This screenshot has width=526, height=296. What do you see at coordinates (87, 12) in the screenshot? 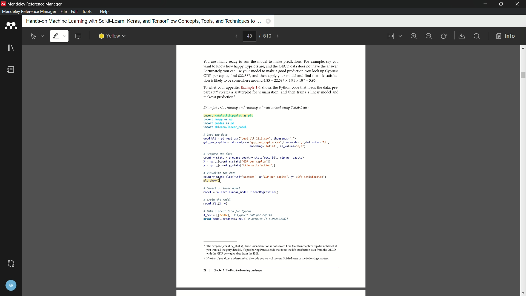
I see `tools menu` at bounding box center [87, 12].